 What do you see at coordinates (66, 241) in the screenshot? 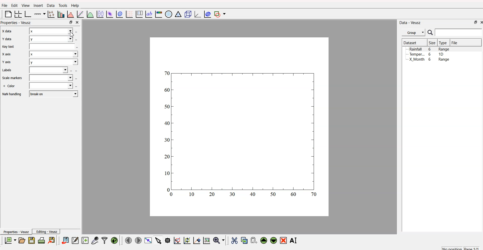
I see `import data` at bounding box center [66, 241].